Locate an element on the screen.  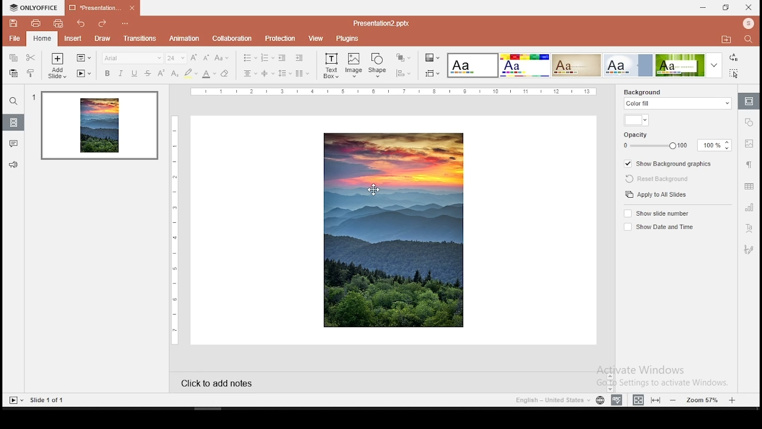
find is located at coordinates (14, 102).